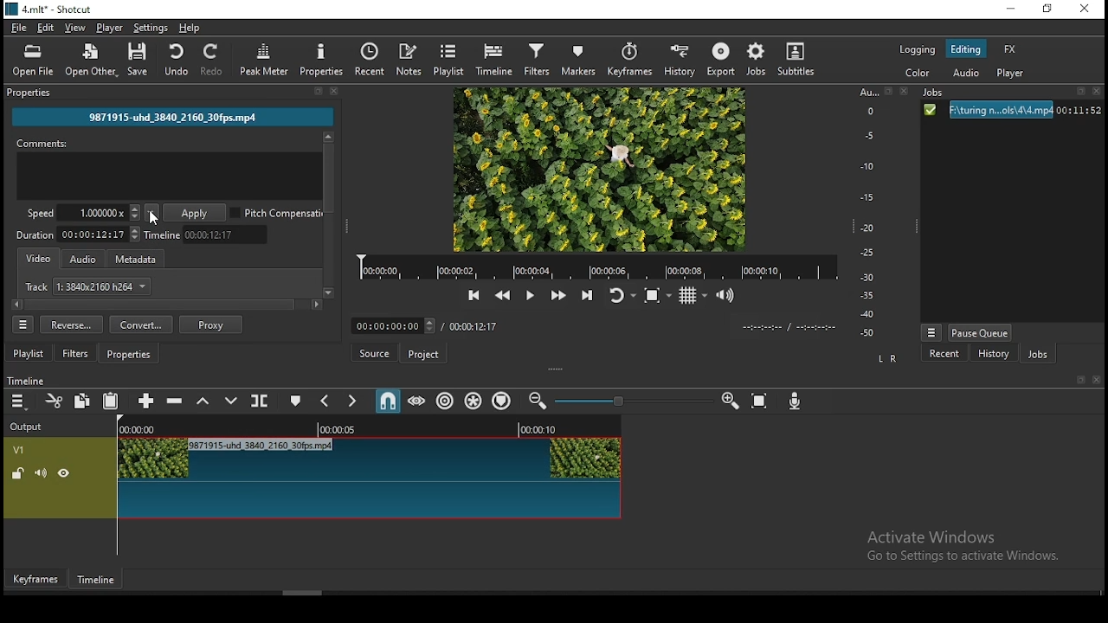  Describe the element at coordinates (965, 75) in the screenshot. I see `audio` at that location.